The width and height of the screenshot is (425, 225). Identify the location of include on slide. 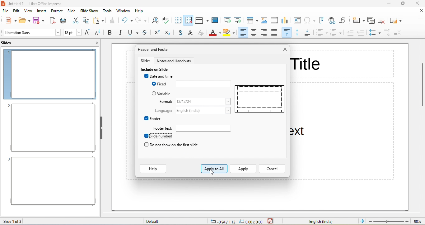
(156, 69).